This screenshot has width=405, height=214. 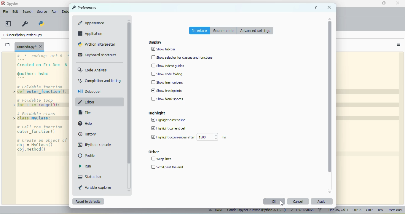 What do you see at coordinates (188, 137) in the screenshot?
I see `highlight occurrences after 1500 ms` at bounding box center [188, 137].